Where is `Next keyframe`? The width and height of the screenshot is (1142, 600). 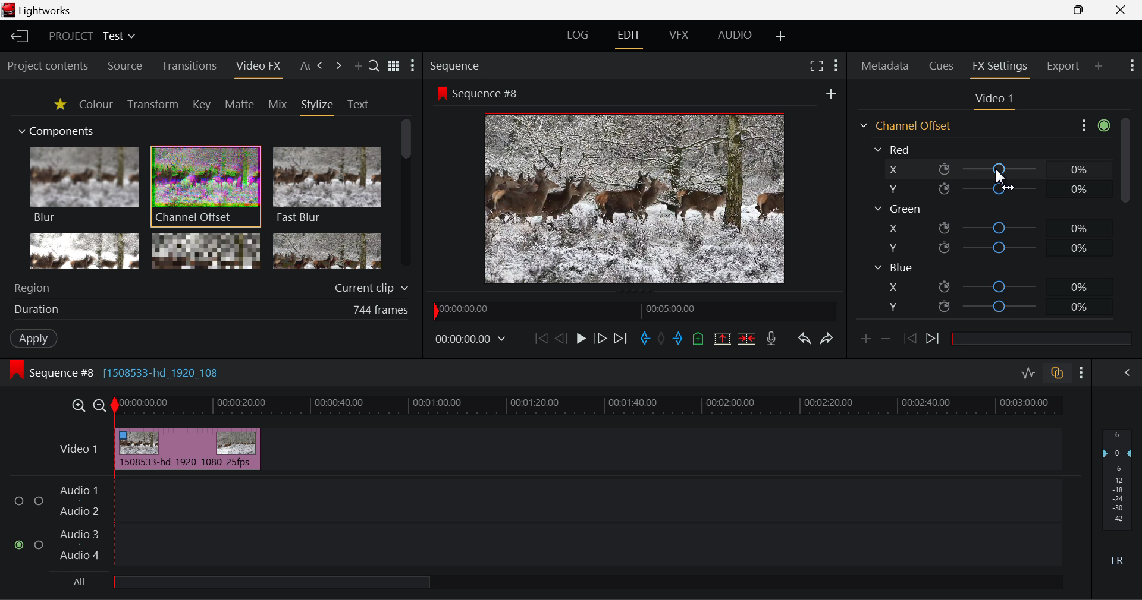 Next keyframe is located at coordinates (934, 340).